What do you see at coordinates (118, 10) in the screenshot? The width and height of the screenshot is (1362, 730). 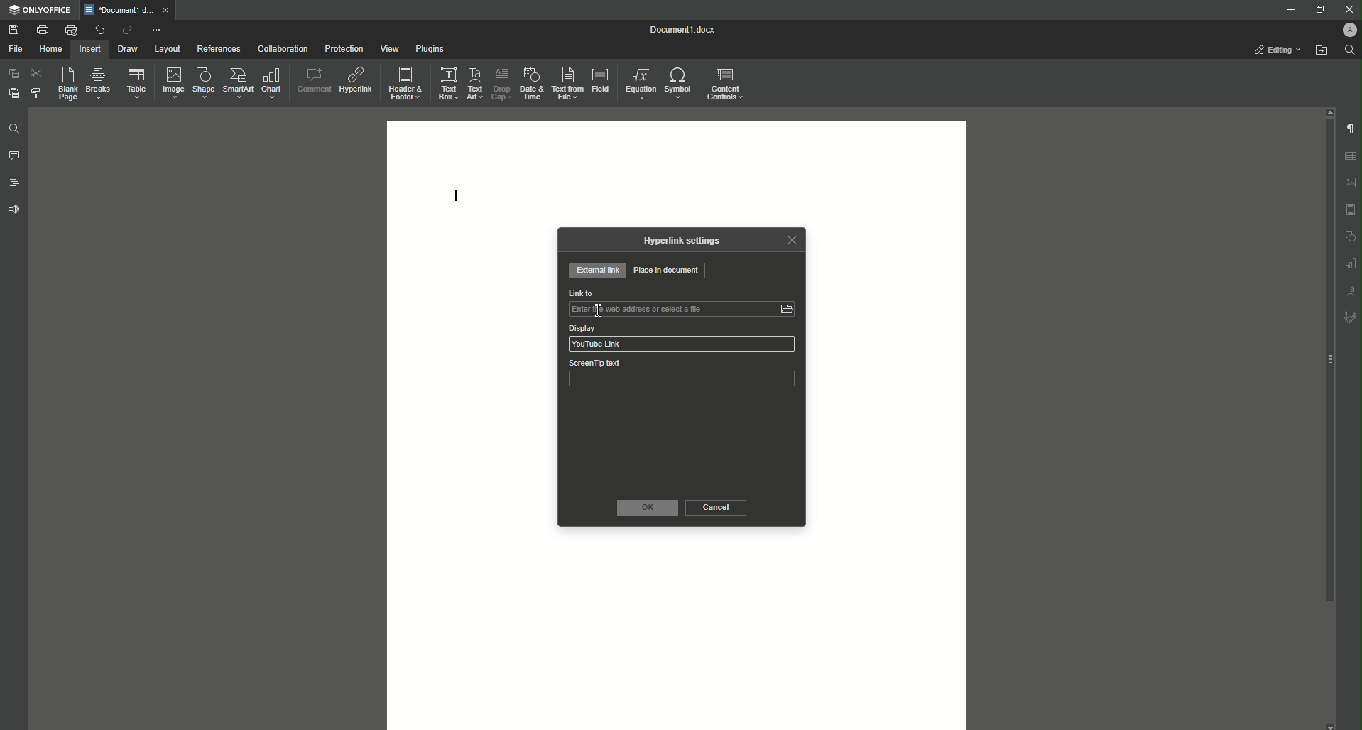 I see `*Document1.docx` at bounding box center [118, 10].